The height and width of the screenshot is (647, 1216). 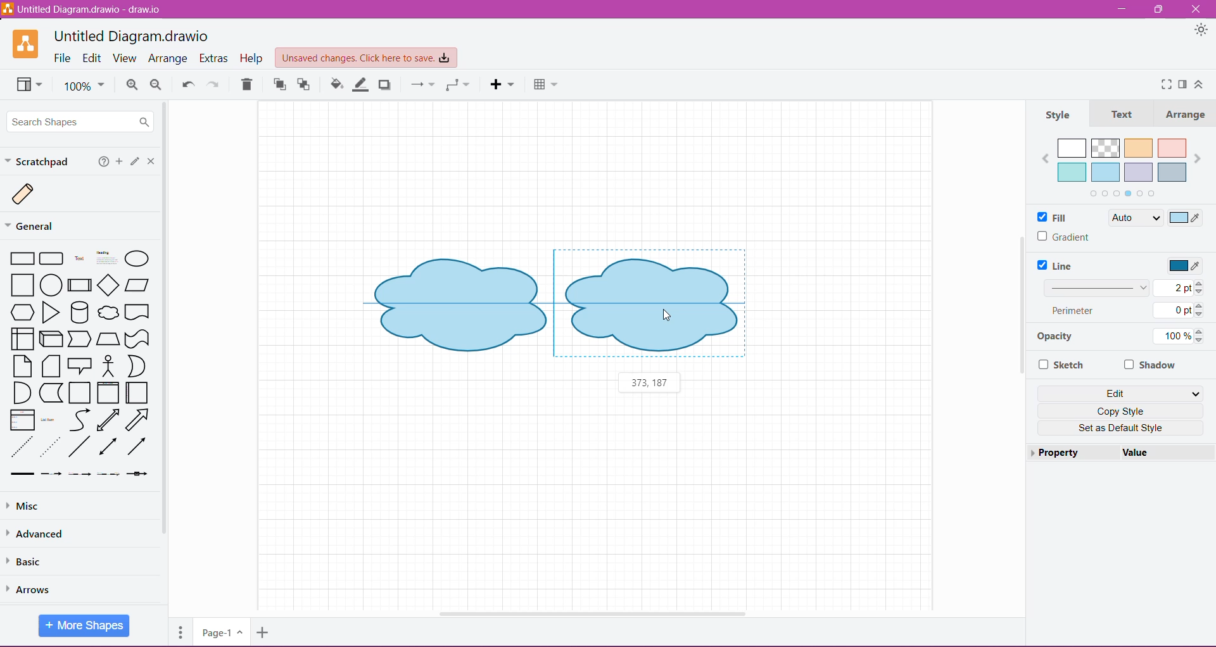 What do you see at coordinates (591, 613) in the screenshot?
I see `Horizontal Scroll Bar` at bounding box center [591, 613].